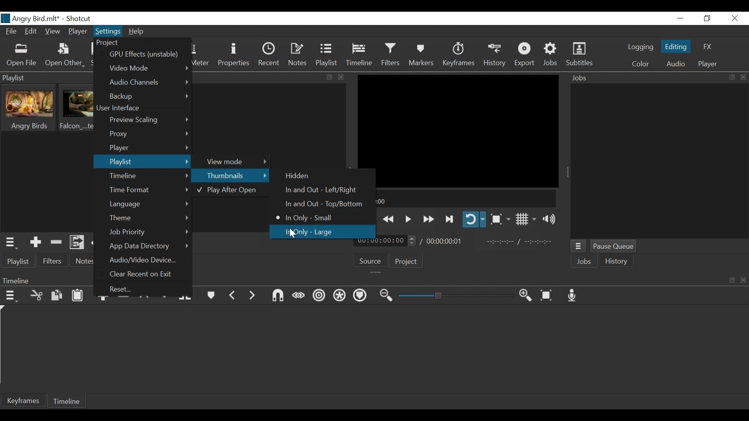 Image resolution: width=749 pixels, height=421 pixels. I want to click on Ripple Delete, so click(123, 300).